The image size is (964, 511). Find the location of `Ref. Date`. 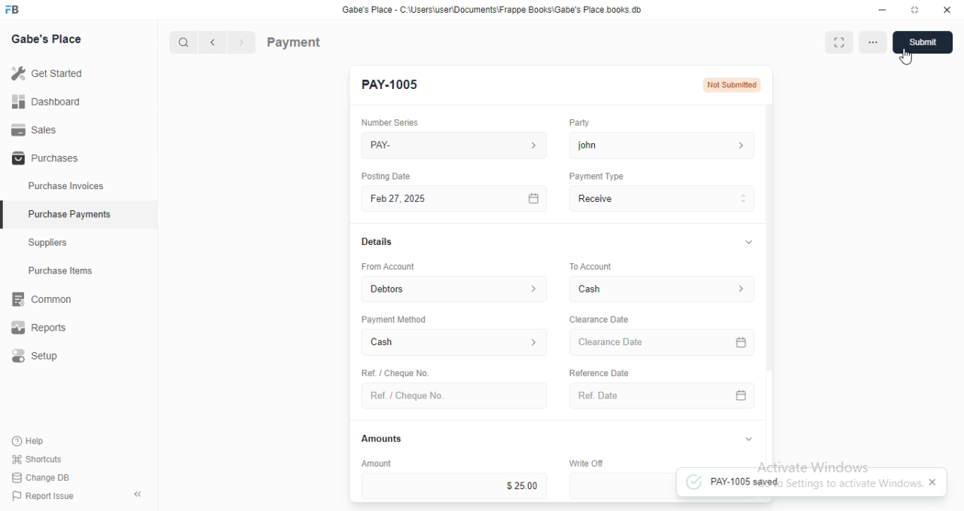

Ref. Date is located at coordinates (662, 396).